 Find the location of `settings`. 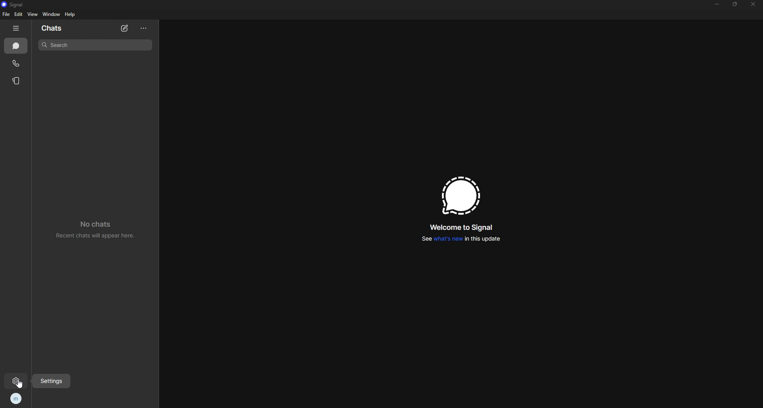

settings is located at coordinates (17, 381).